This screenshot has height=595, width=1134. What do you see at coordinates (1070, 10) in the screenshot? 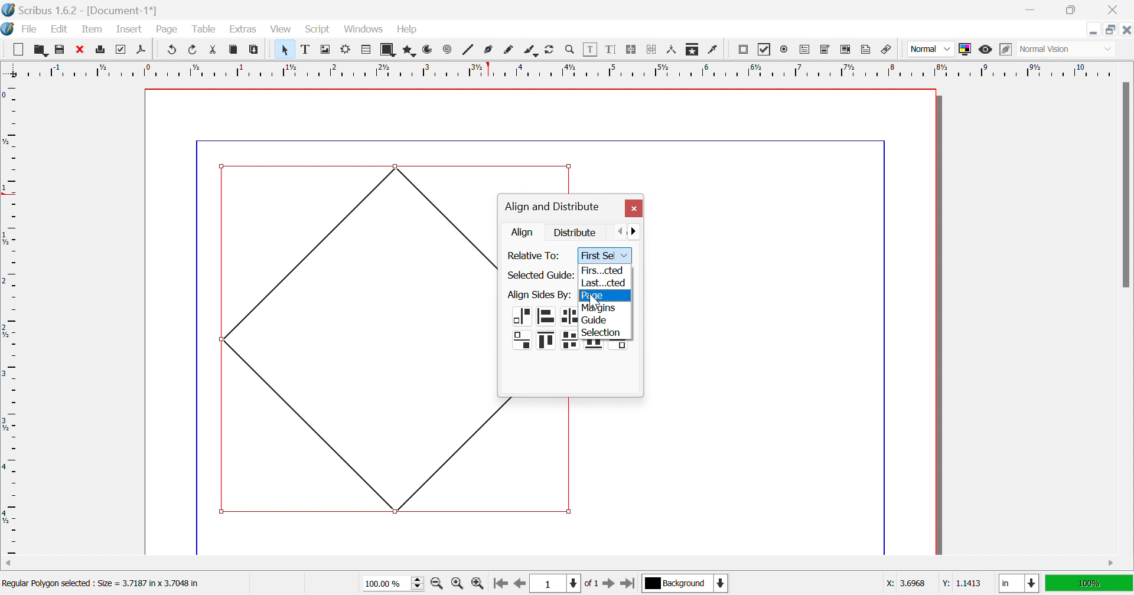
I see `Restore down` at bounding box center [1070, 10].